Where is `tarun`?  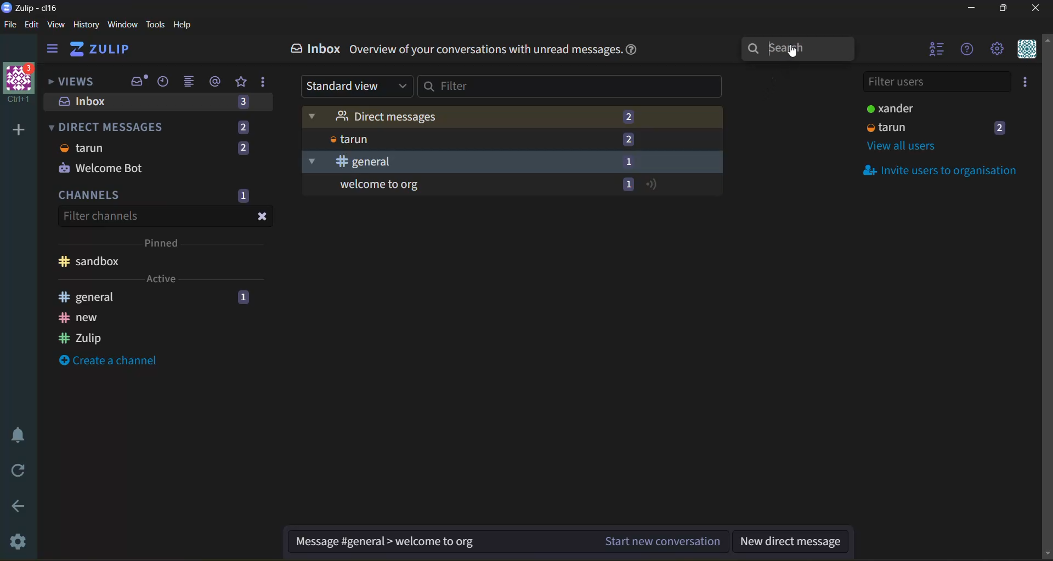
tarun is located at coordinates (887, 127).